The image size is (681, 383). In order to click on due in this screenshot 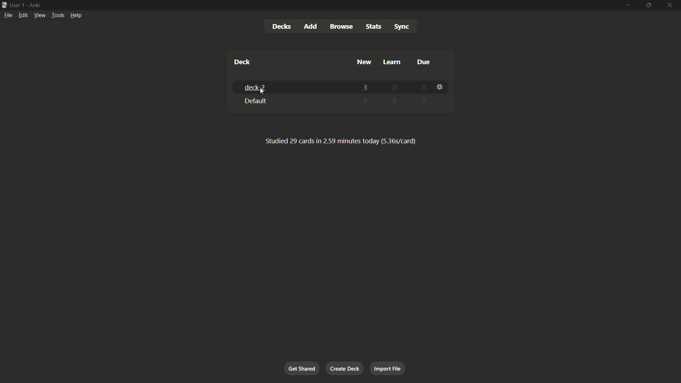, I will do `click(423, 62)`.